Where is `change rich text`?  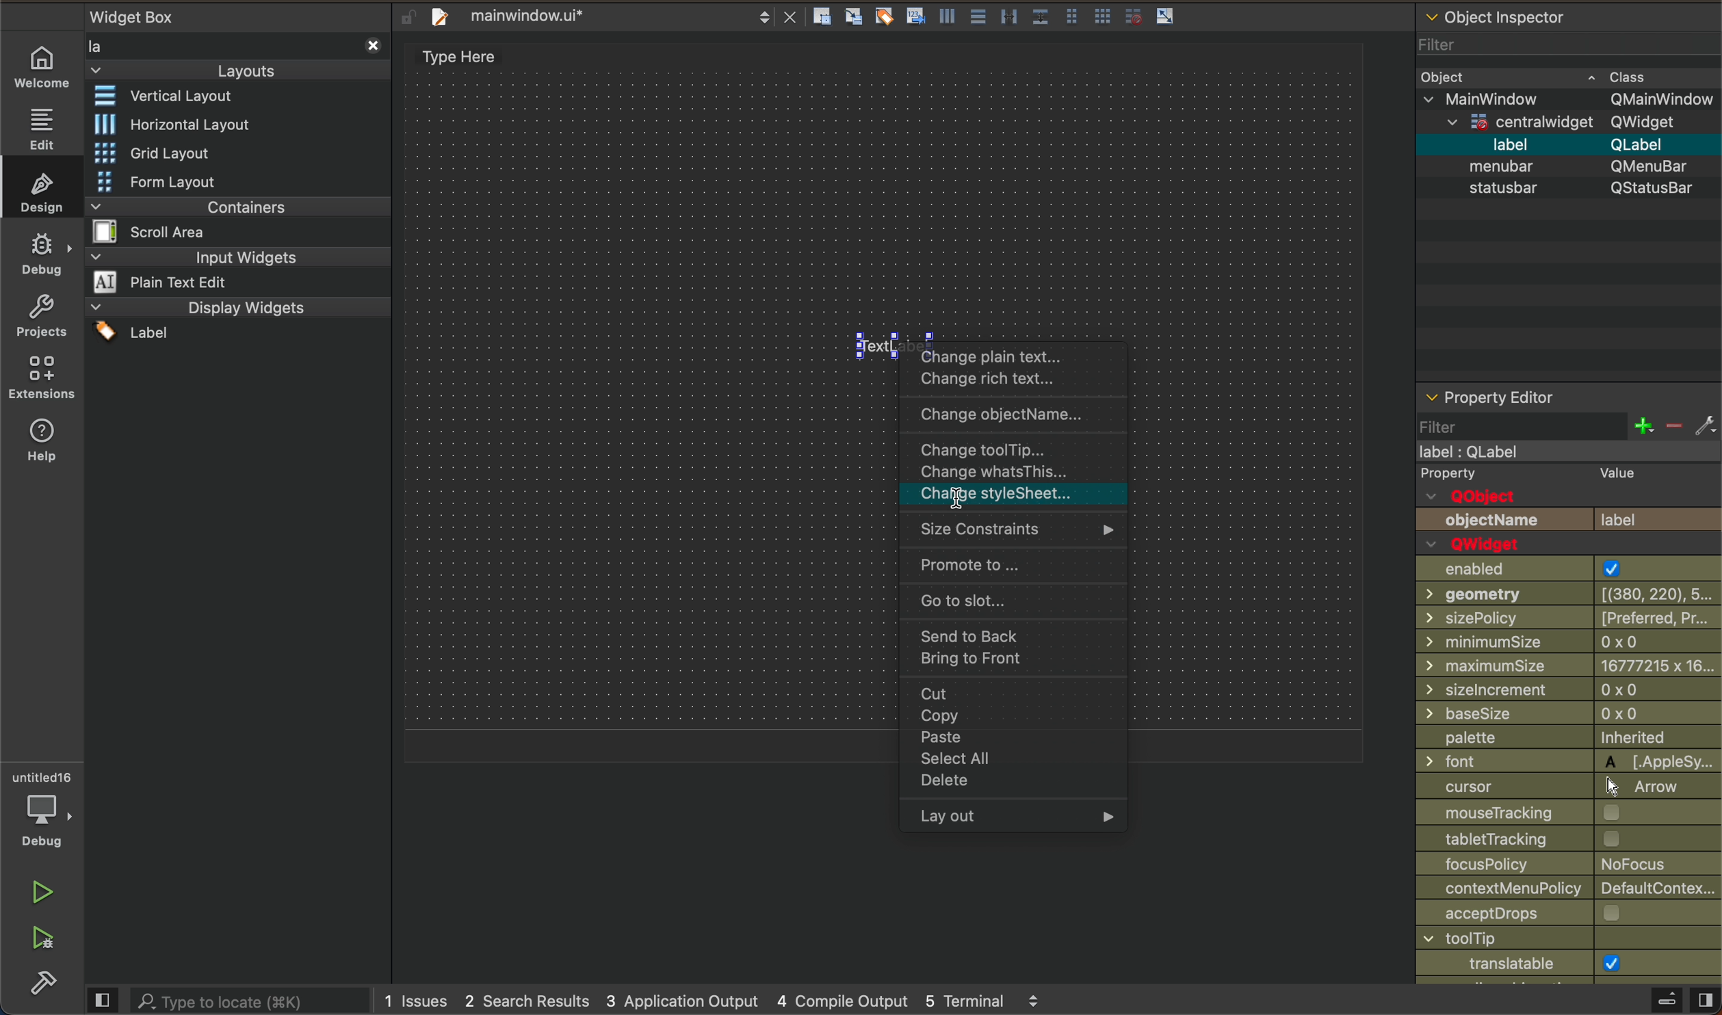
change rich text is located at coordinates (1013, 380).